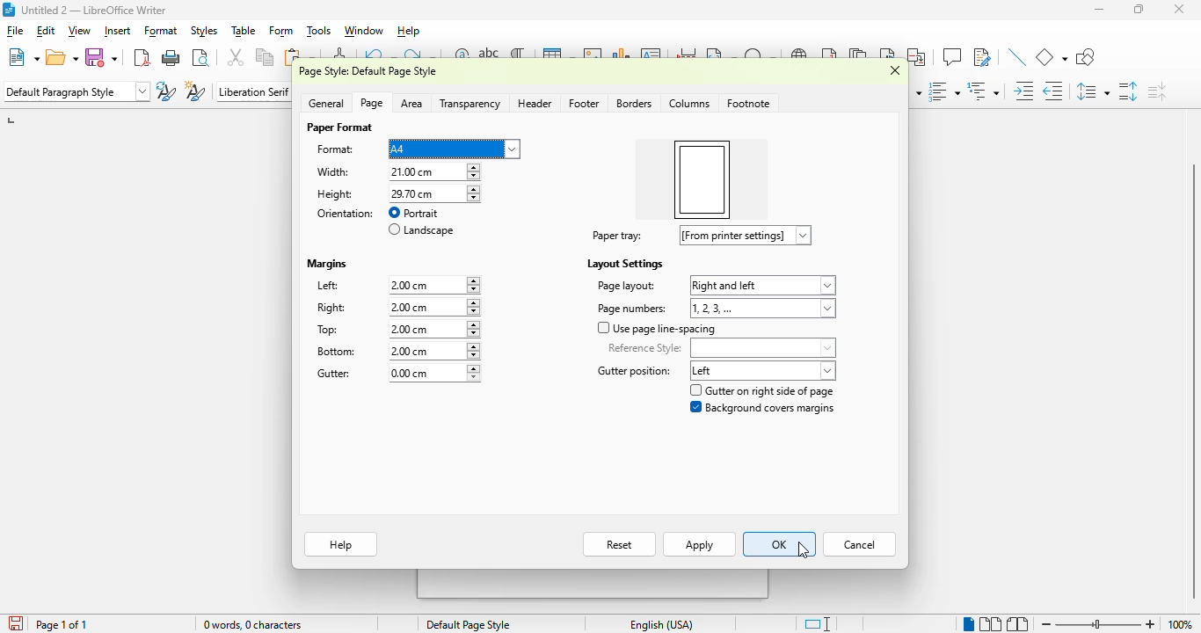 This screenshot has height=633, width=1201. What do you see at coordinates (327, 264) in the screenshot?
I see `margins` at bounding box center [327, 264].